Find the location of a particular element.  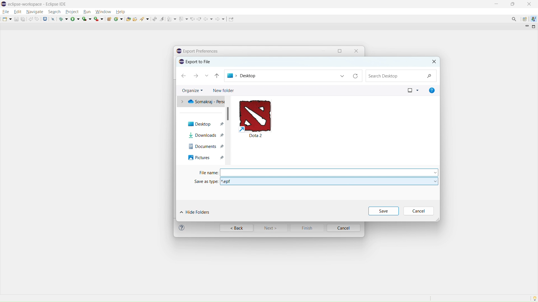

Somakraj-Pers is located at coordinates (203, 103).